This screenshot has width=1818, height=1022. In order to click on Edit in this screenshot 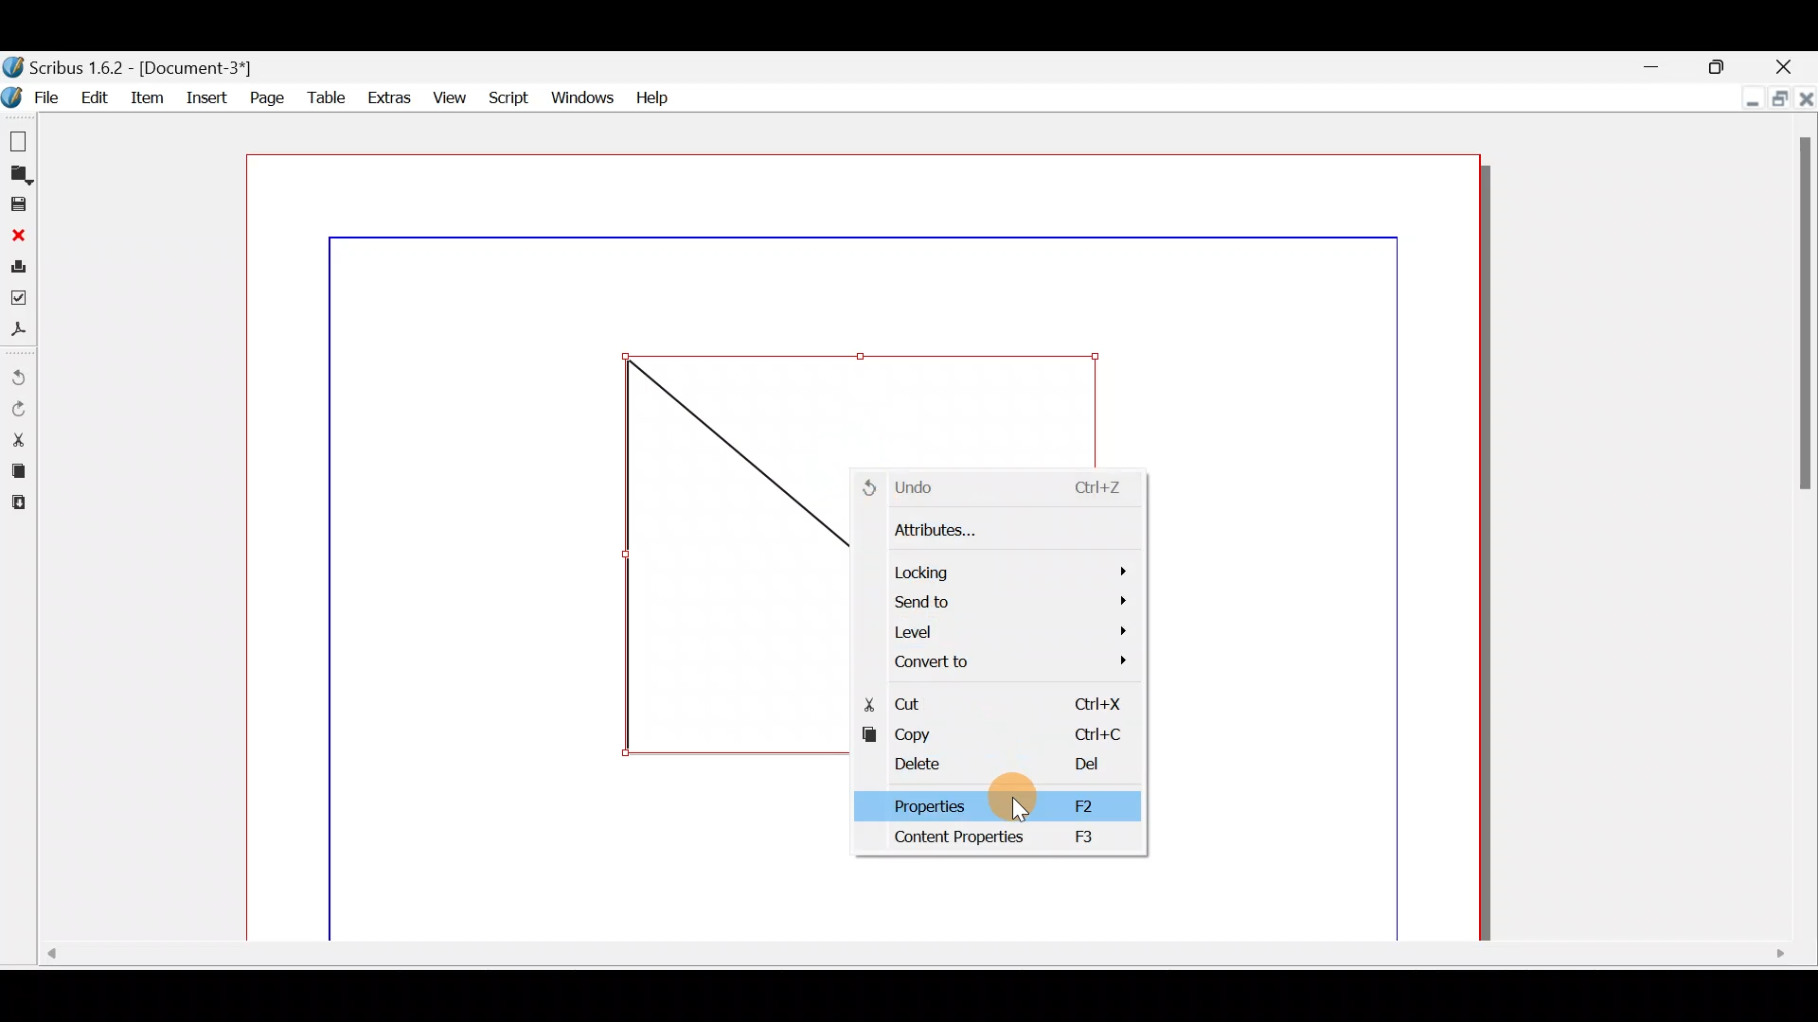, I will do `click(92, 96)`.